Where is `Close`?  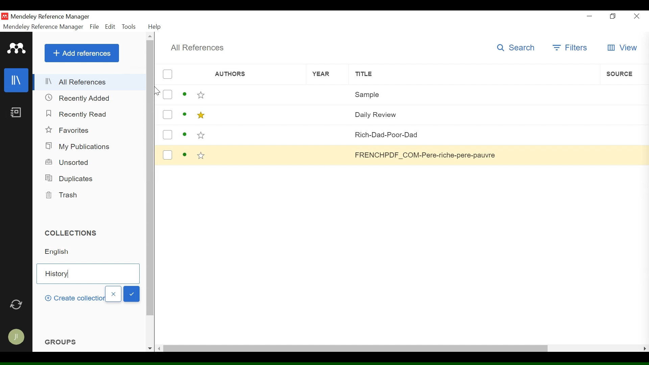
Close is located at coordinates (113, 294).